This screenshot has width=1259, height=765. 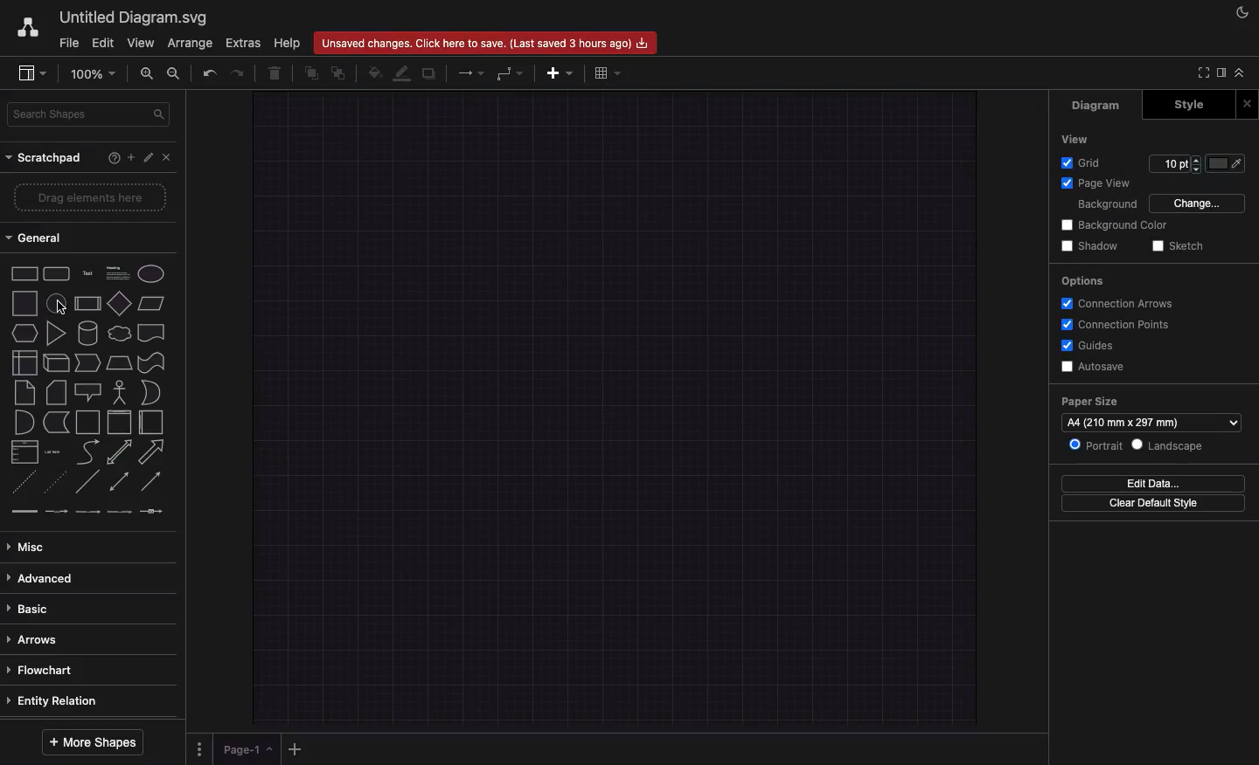 What do you see at coordinates (1226, 73) in the screenshot?
I see `Sidebar` at bounding box center [1226, 73].